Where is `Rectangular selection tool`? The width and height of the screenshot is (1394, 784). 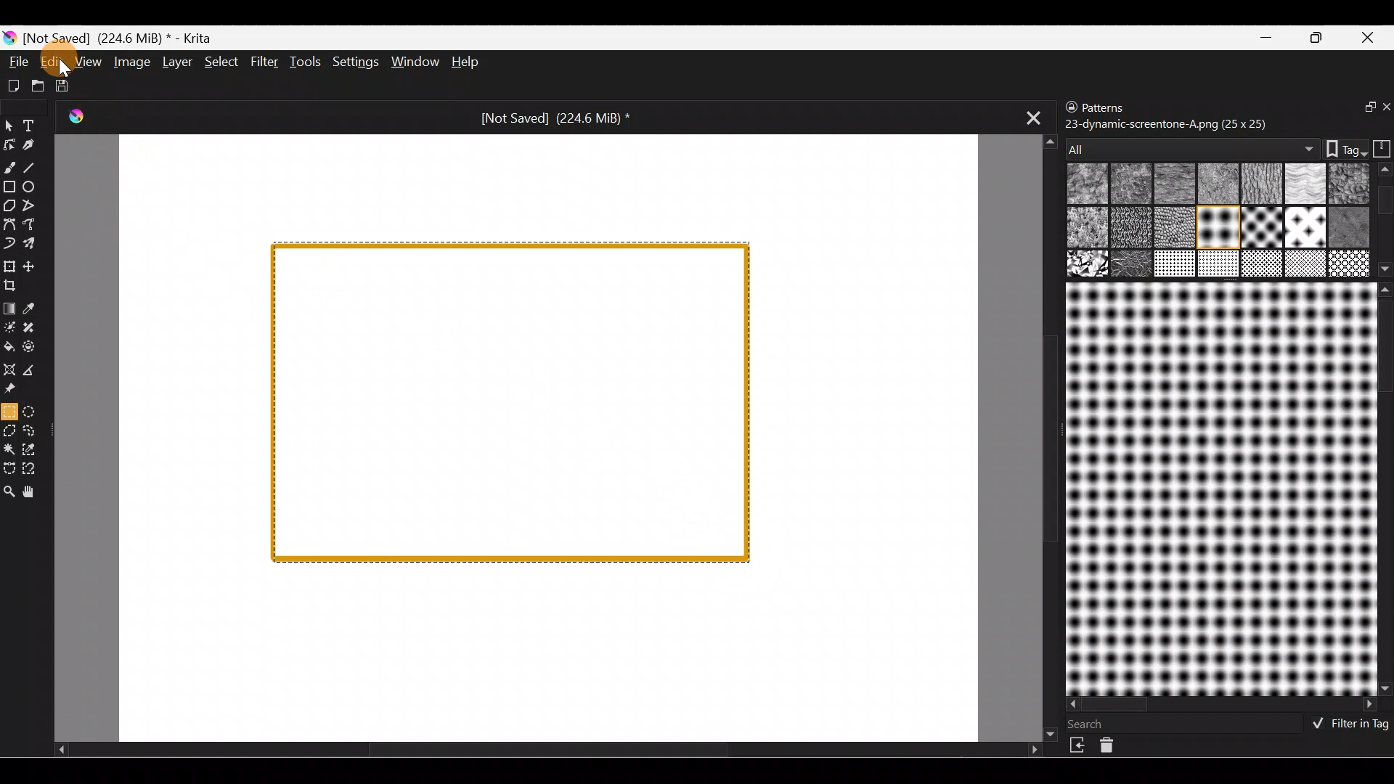
Rectangular selection tool is located at coordinates (9, 411).